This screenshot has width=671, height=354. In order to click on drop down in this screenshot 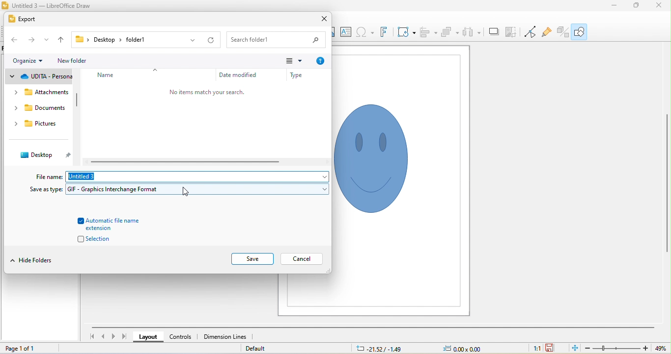, I will do `click(13, 76)`.